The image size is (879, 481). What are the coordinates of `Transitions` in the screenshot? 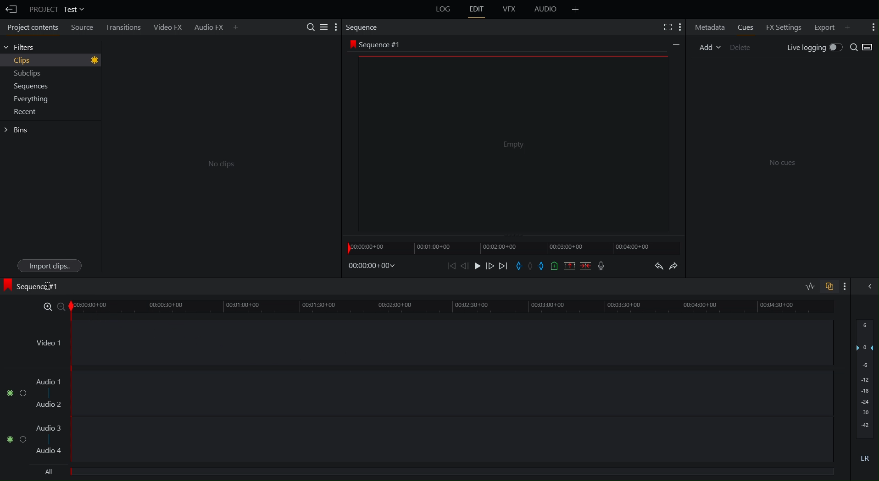 It's located at (128, 27).